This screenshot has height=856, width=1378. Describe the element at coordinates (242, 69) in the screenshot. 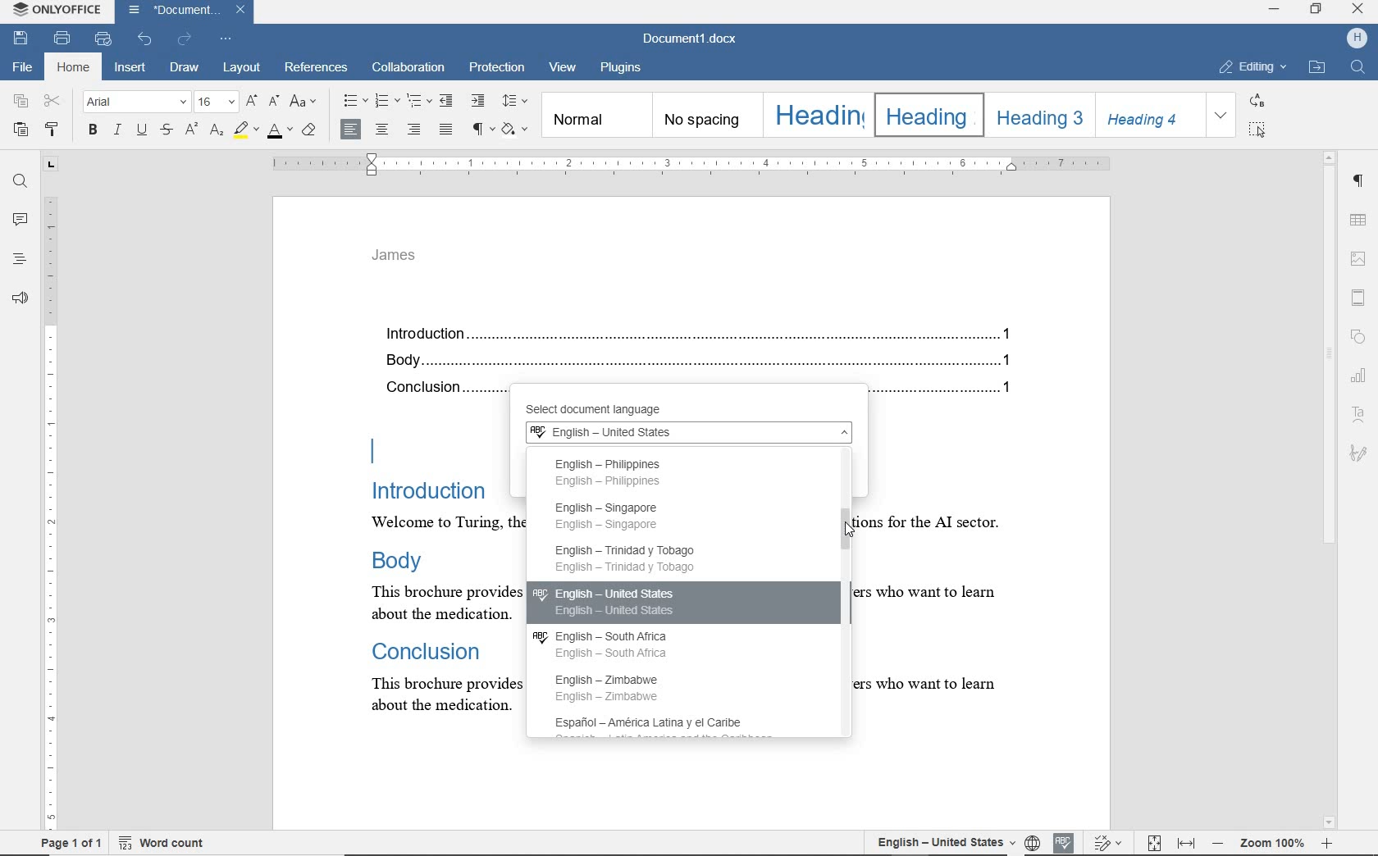

I see `layout` at that location.